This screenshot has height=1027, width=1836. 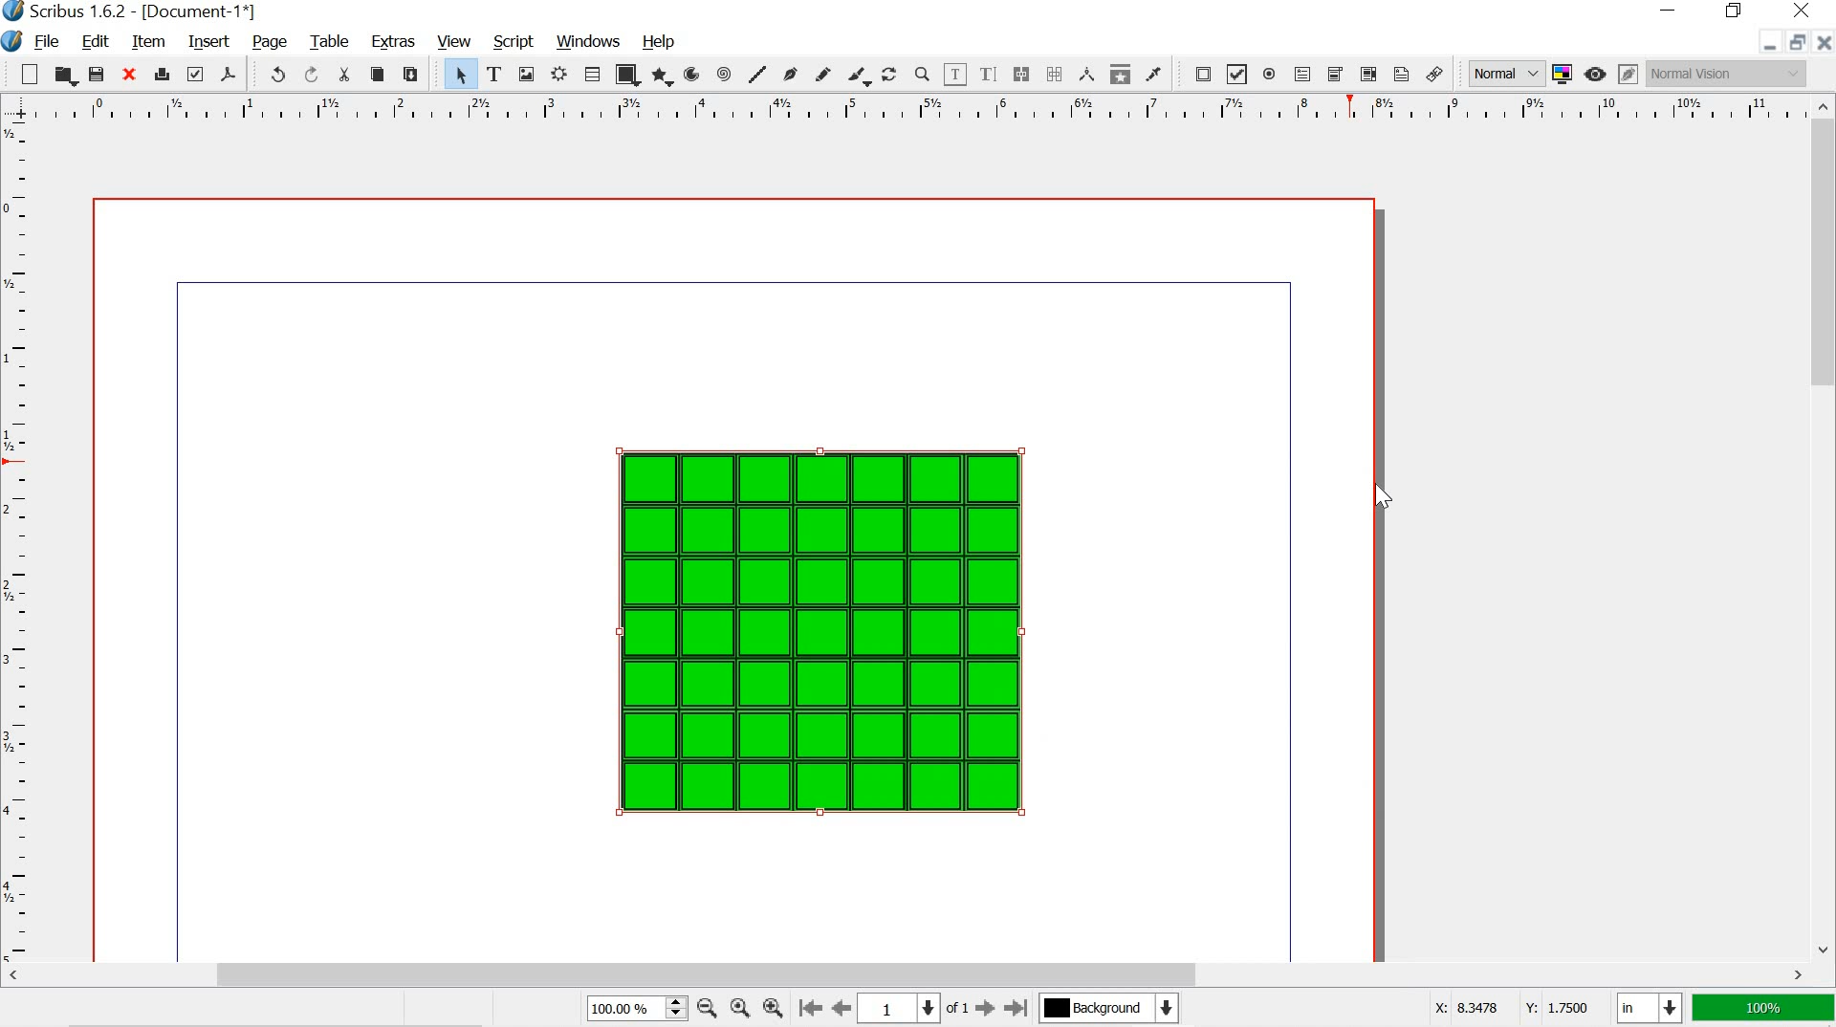 What do you see at coordinates (64, 76) in the screenshot?
I see `open` at bounding box center [64, 76].